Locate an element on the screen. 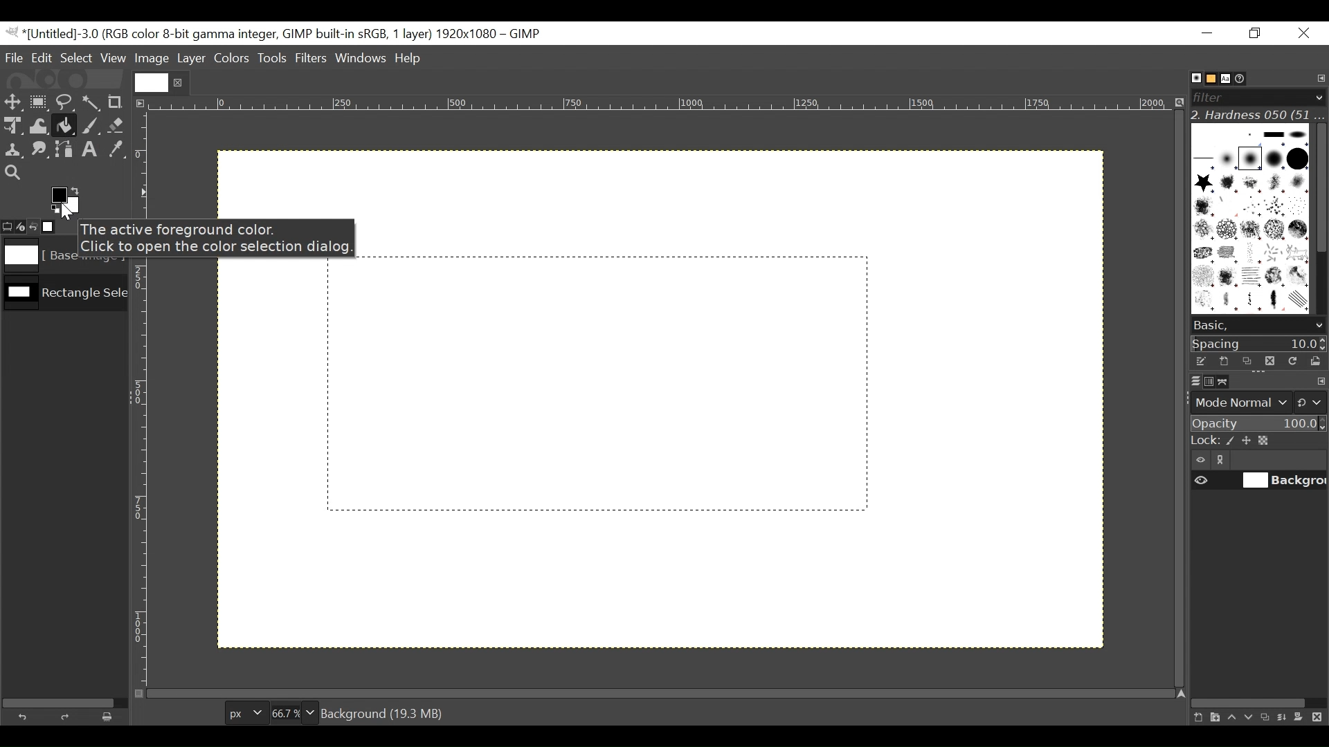  Raise the layer is located at coordinates (1231, 717).